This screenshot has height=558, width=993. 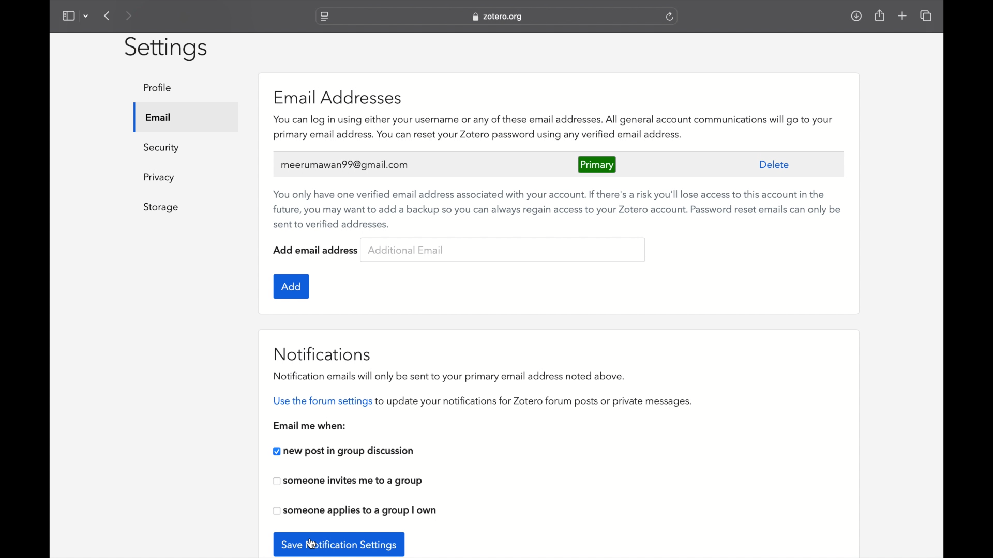 I want to click on security, so click(x=161, y=147).